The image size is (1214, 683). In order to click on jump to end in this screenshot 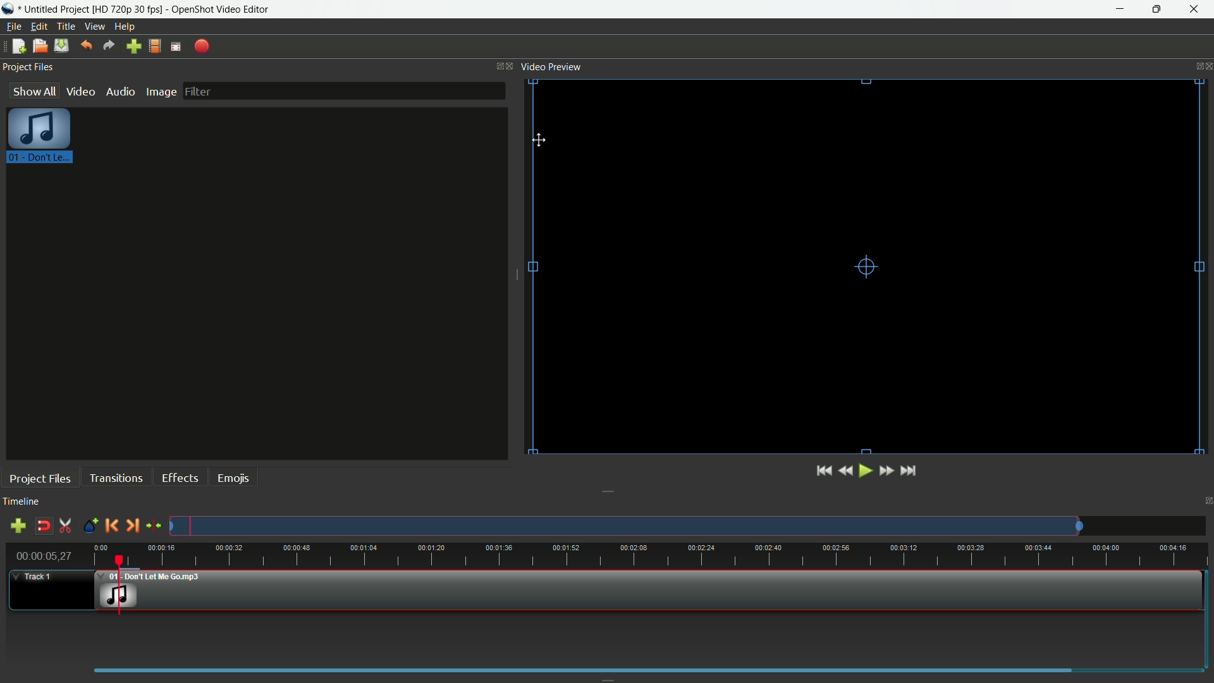, I will do `click(910, 471)`.